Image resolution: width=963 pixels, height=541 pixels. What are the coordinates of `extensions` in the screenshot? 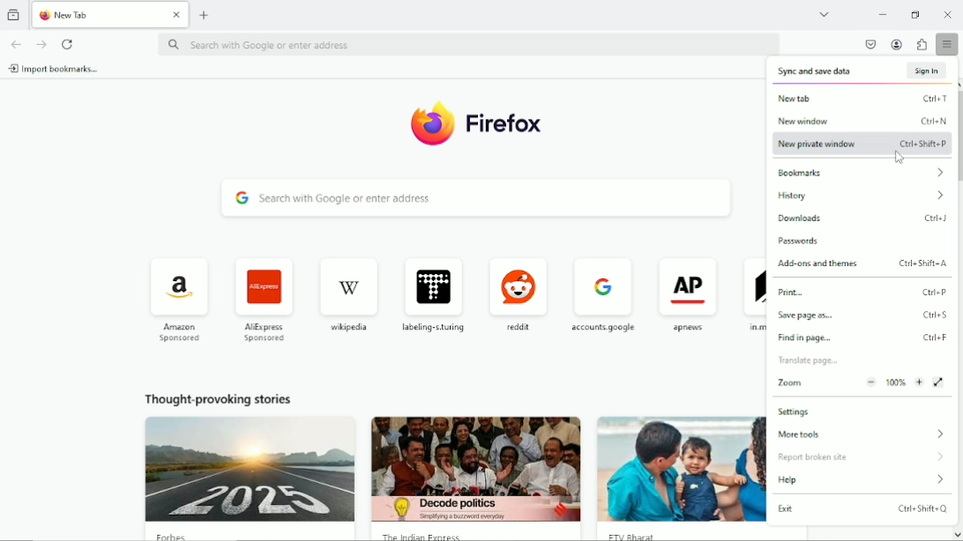 It's located at (921, 44).